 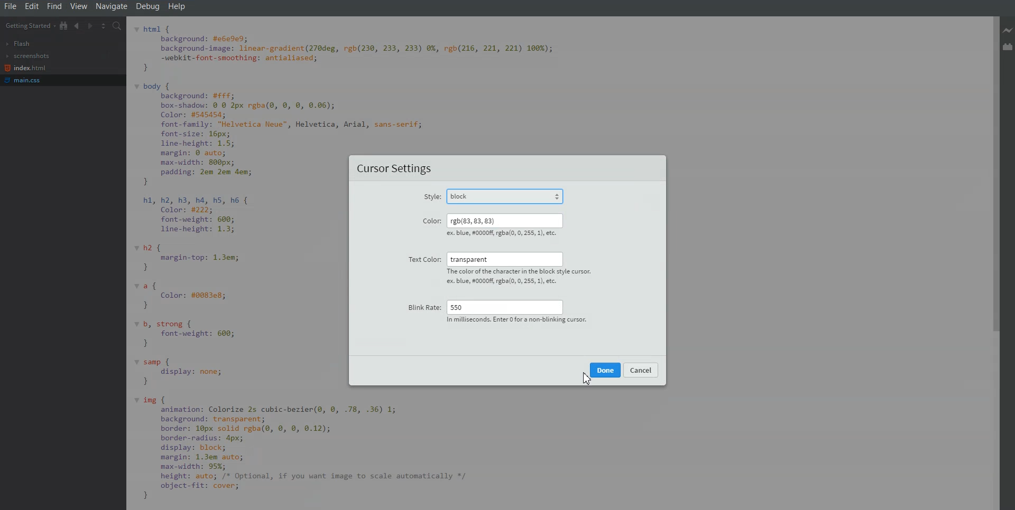 What do you see at coordinates (992, 263) in the screenshot?
I see `Vertical Scroll bar` at bounding box center [992, 263].